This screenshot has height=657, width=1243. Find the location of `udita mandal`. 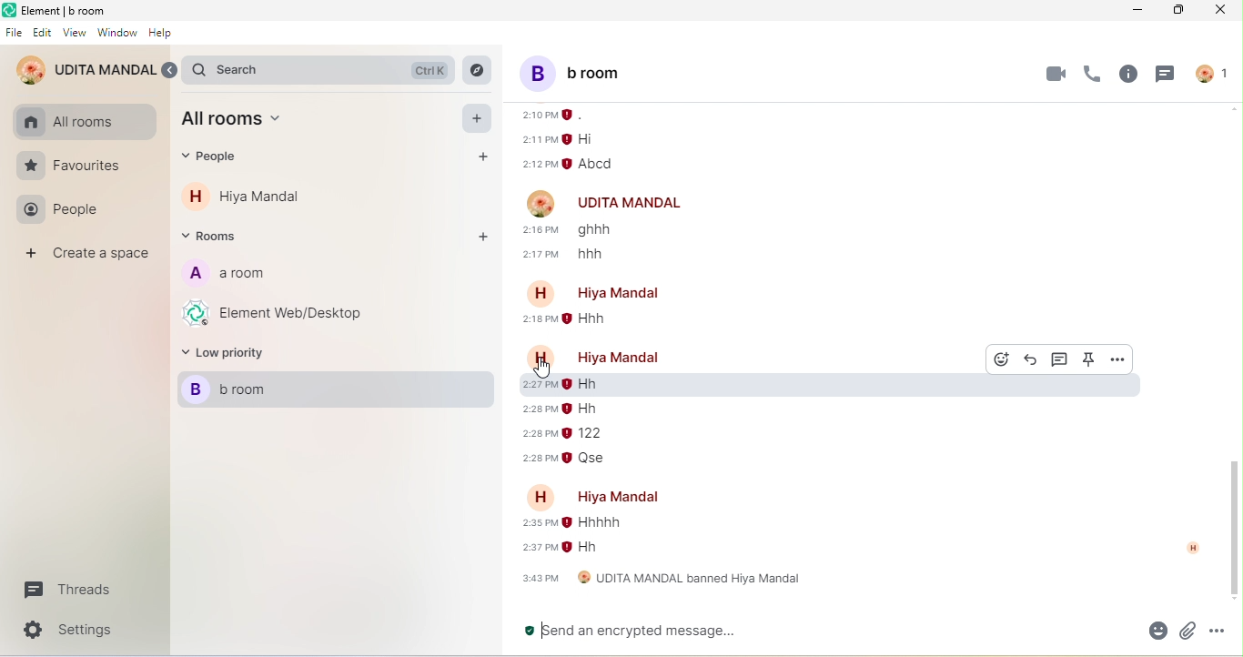

udita mandal is located at coordinates (632, 204).